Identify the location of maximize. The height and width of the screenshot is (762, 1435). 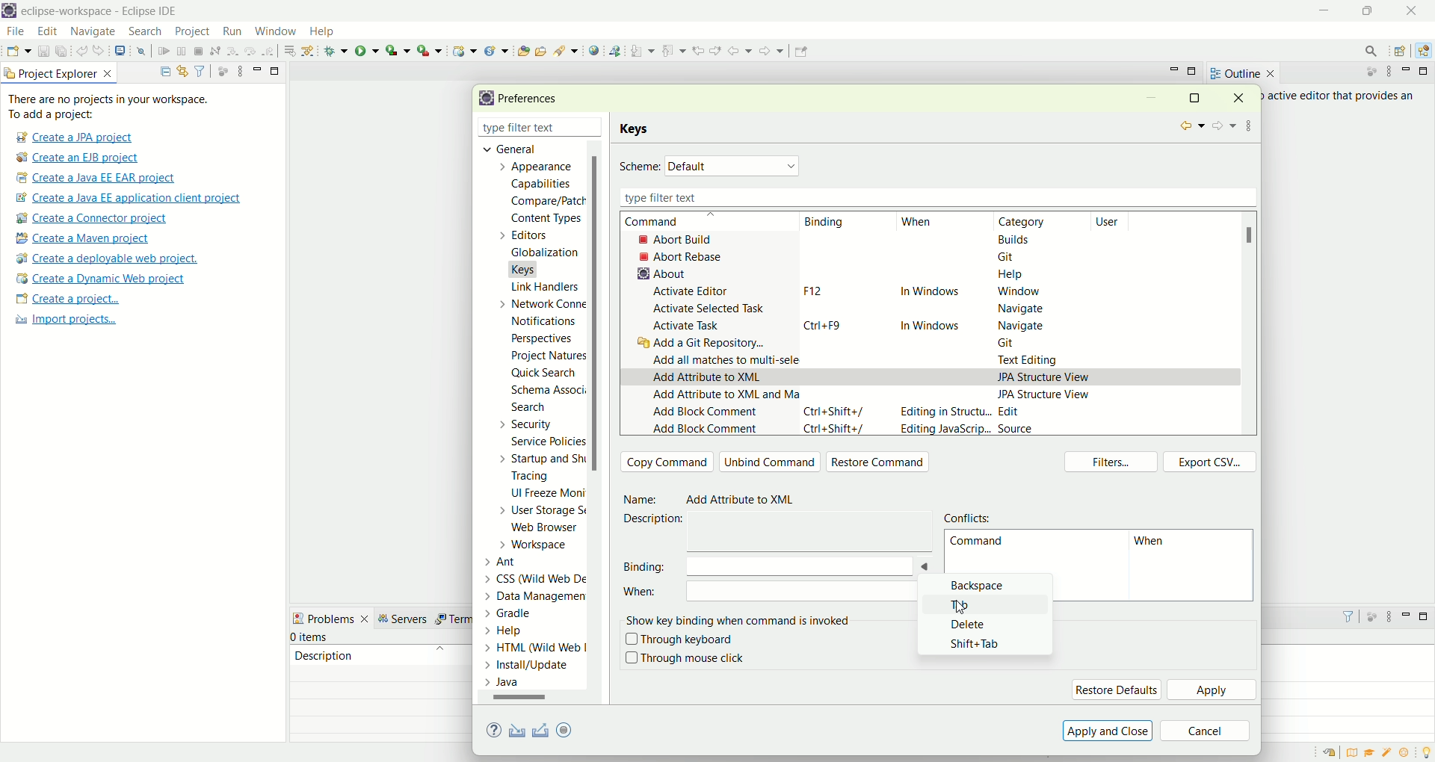
(1371, 10).